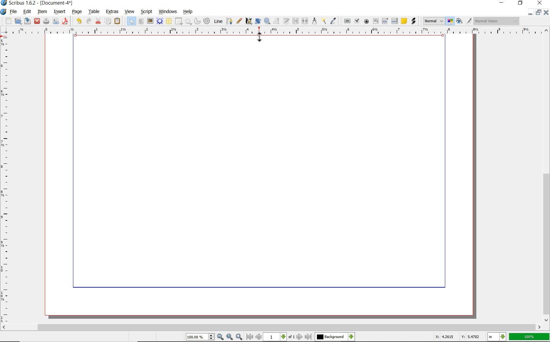 The image size is (550, 342). Describe the element at coordinates (37, 21) in the screenshot. I see `close` at that location.